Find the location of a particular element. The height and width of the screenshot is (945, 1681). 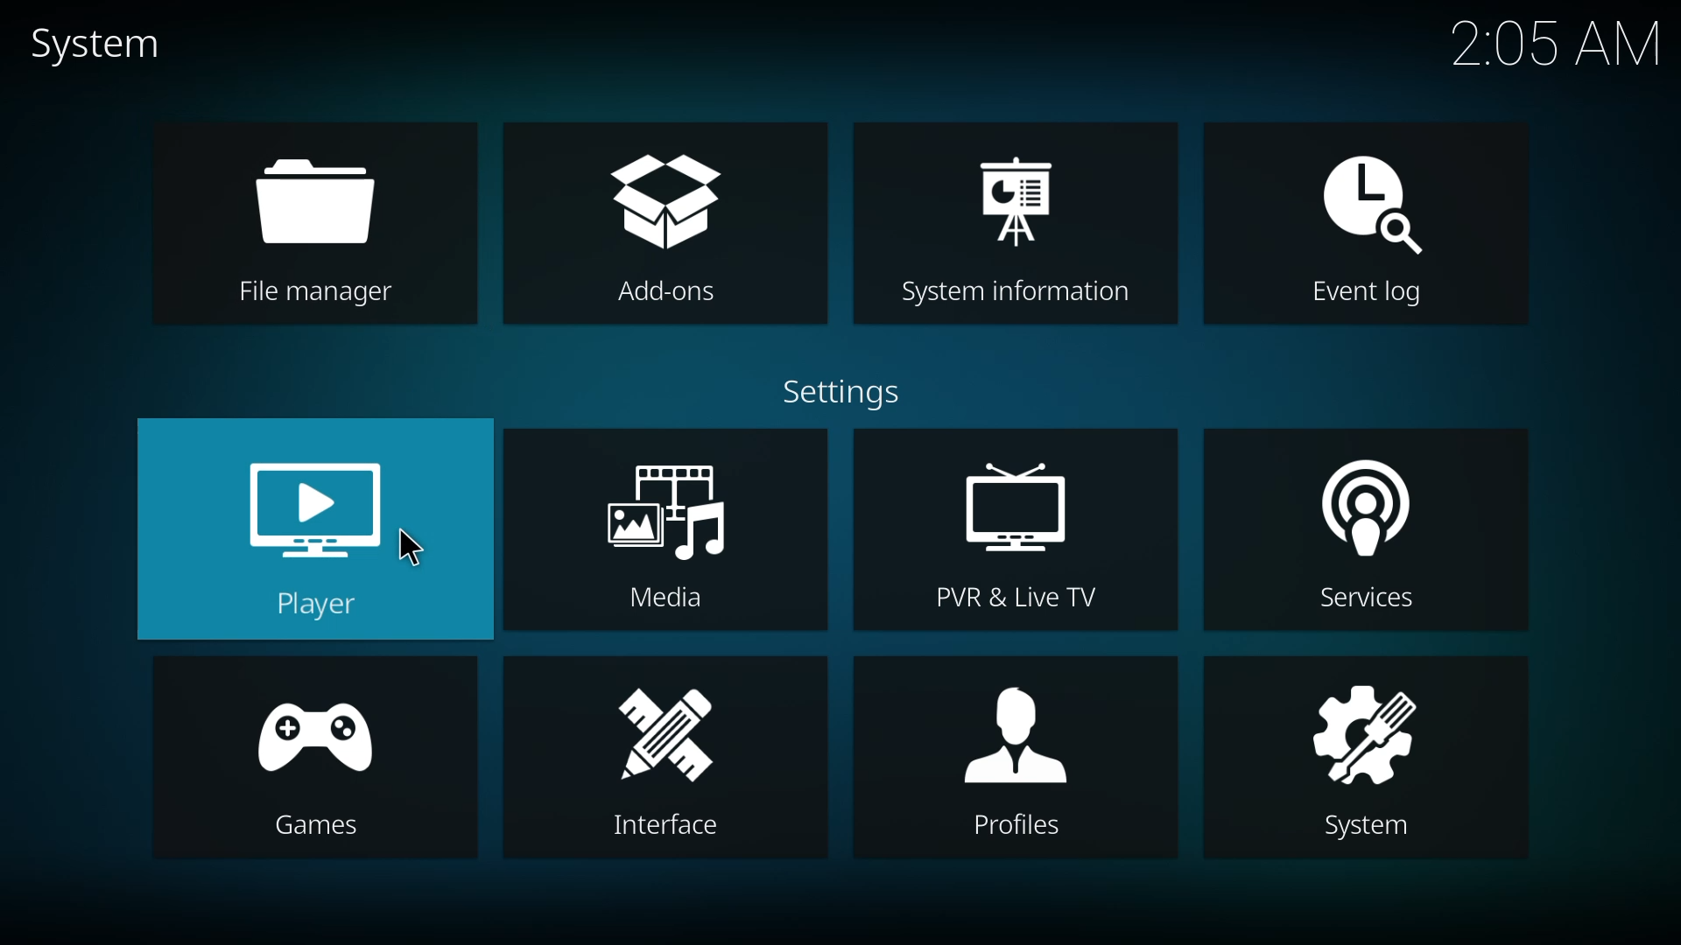

time is located at coordinates (1556, 40).